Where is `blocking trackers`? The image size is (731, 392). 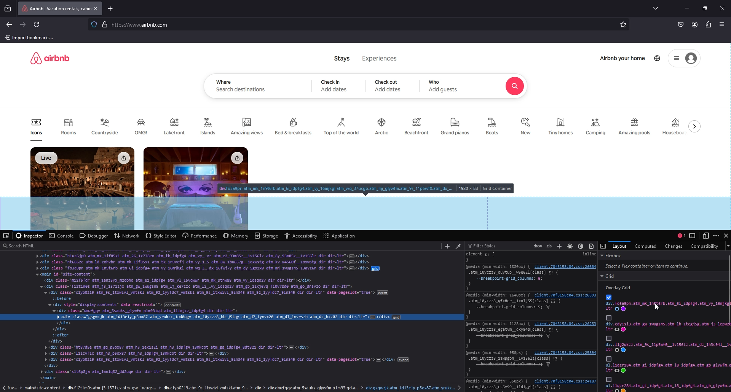 blocking trackers is located at coordinates (94, 24).